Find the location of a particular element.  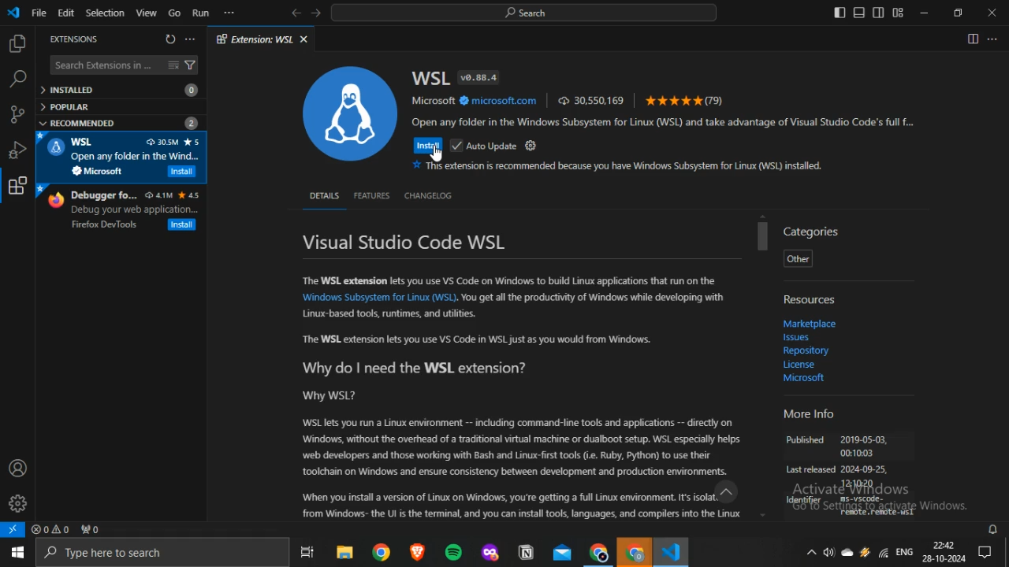

WSL is located at coordinates (55, 147).